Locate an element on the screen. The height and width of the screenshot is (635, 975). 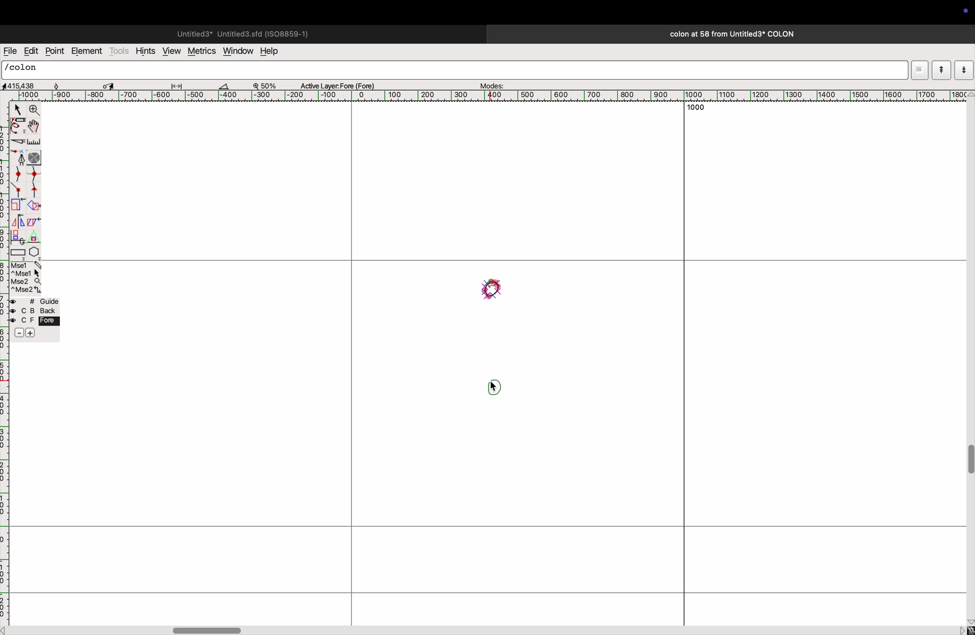
guide is located at coordinates (37, 319).